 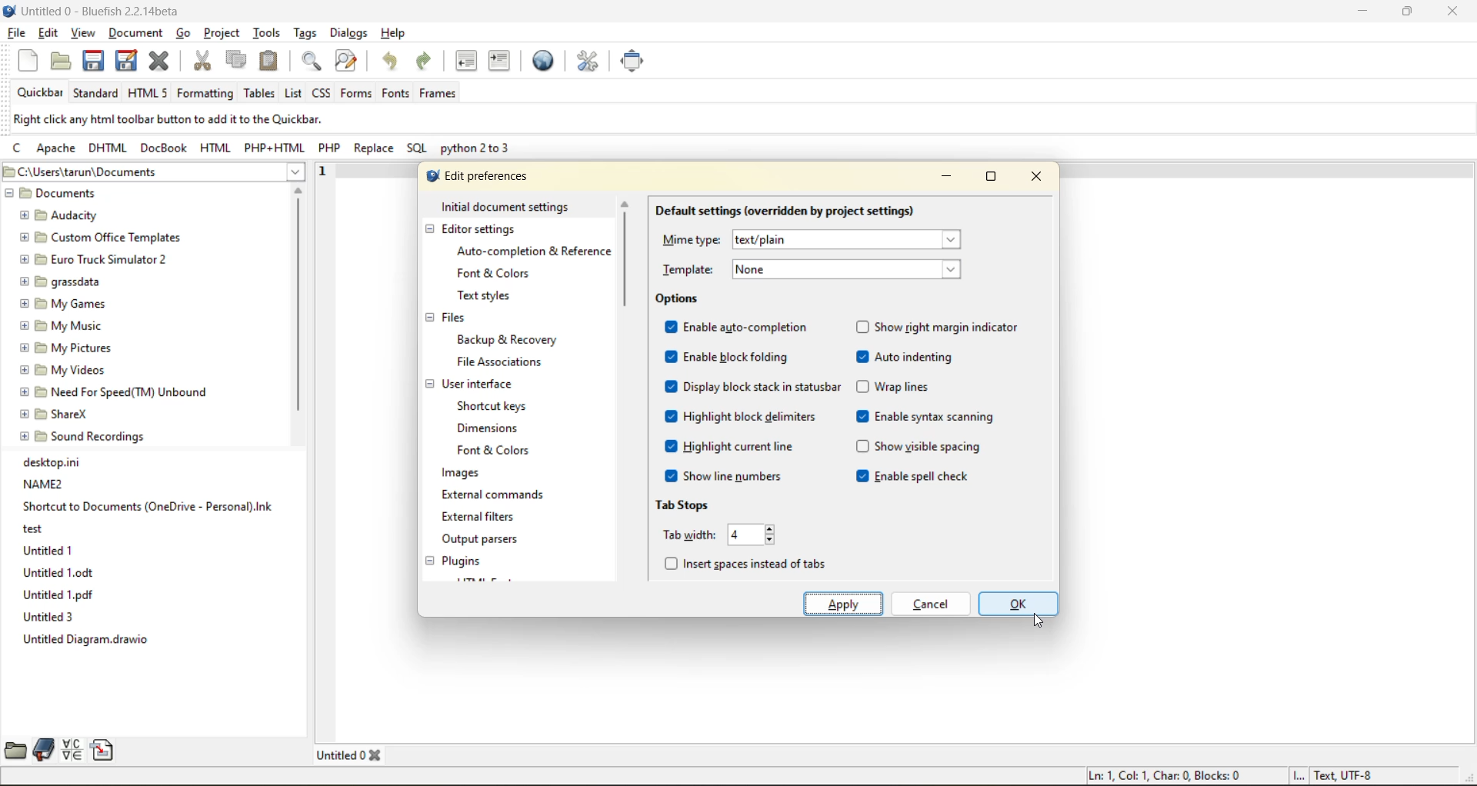 What do you see at coordinates (44, 483) in the screenshot?
I see `NAME2` at bounding box center [44, 483].